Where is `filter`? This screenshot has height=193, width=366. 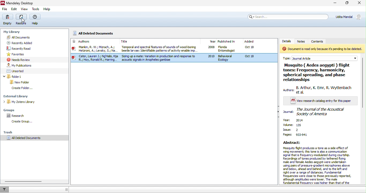
filter is located at coordinates (4, 189).